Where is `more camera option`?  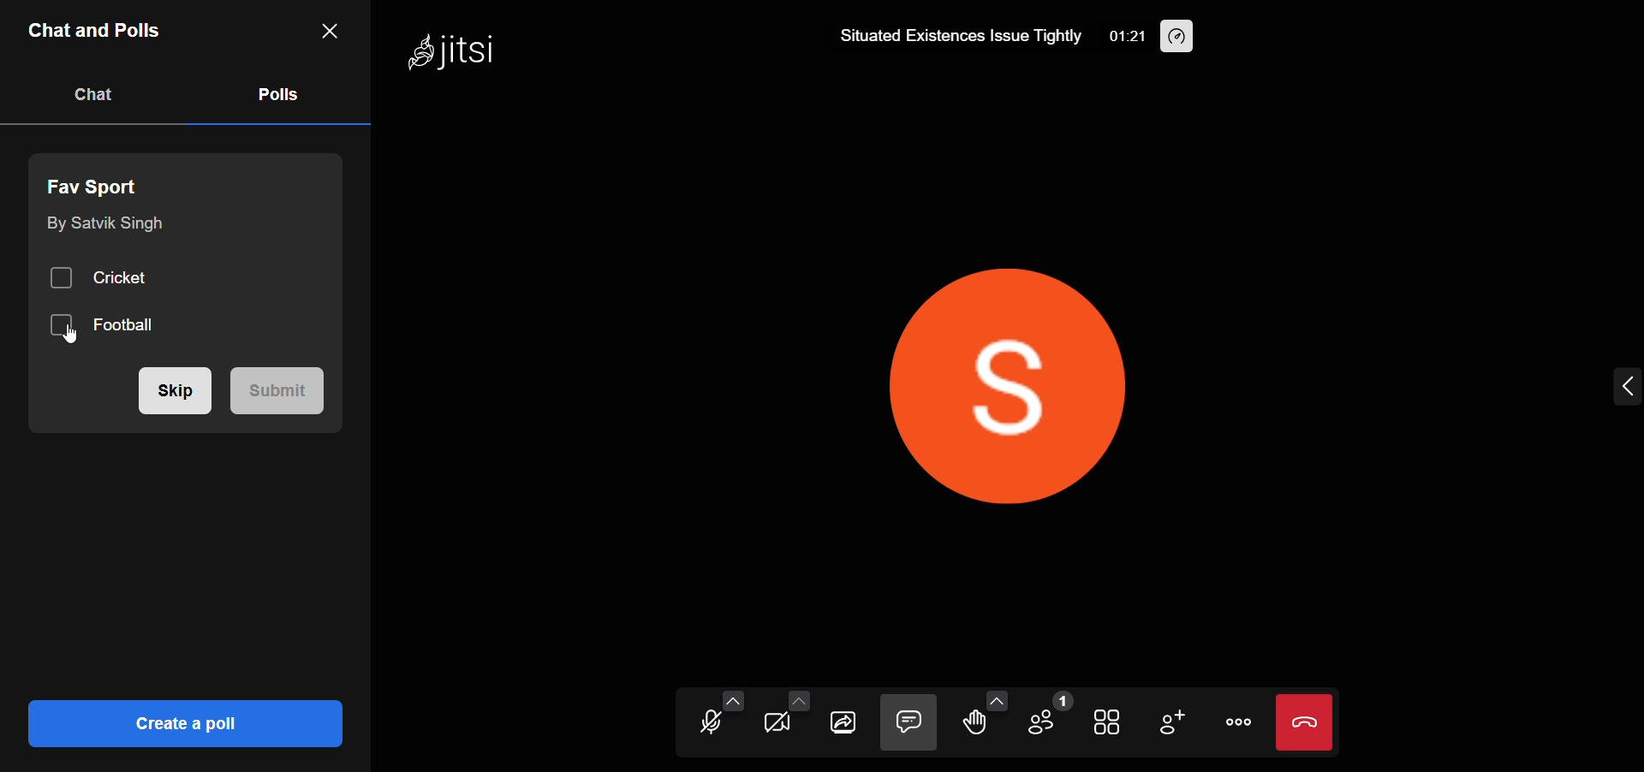
more camera option is located at coordinates (796, 698).